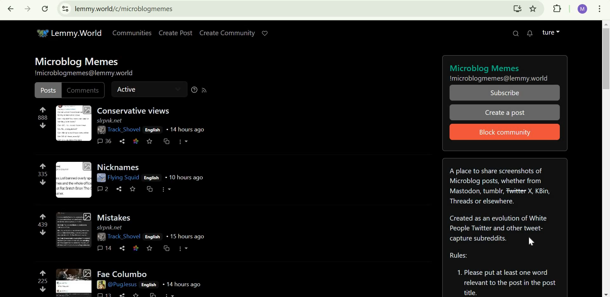 The height and width of the screenshot is (297, 610). Describe the element at coordinates (43, 125) in the screenshot. I see `downvote` at that location.